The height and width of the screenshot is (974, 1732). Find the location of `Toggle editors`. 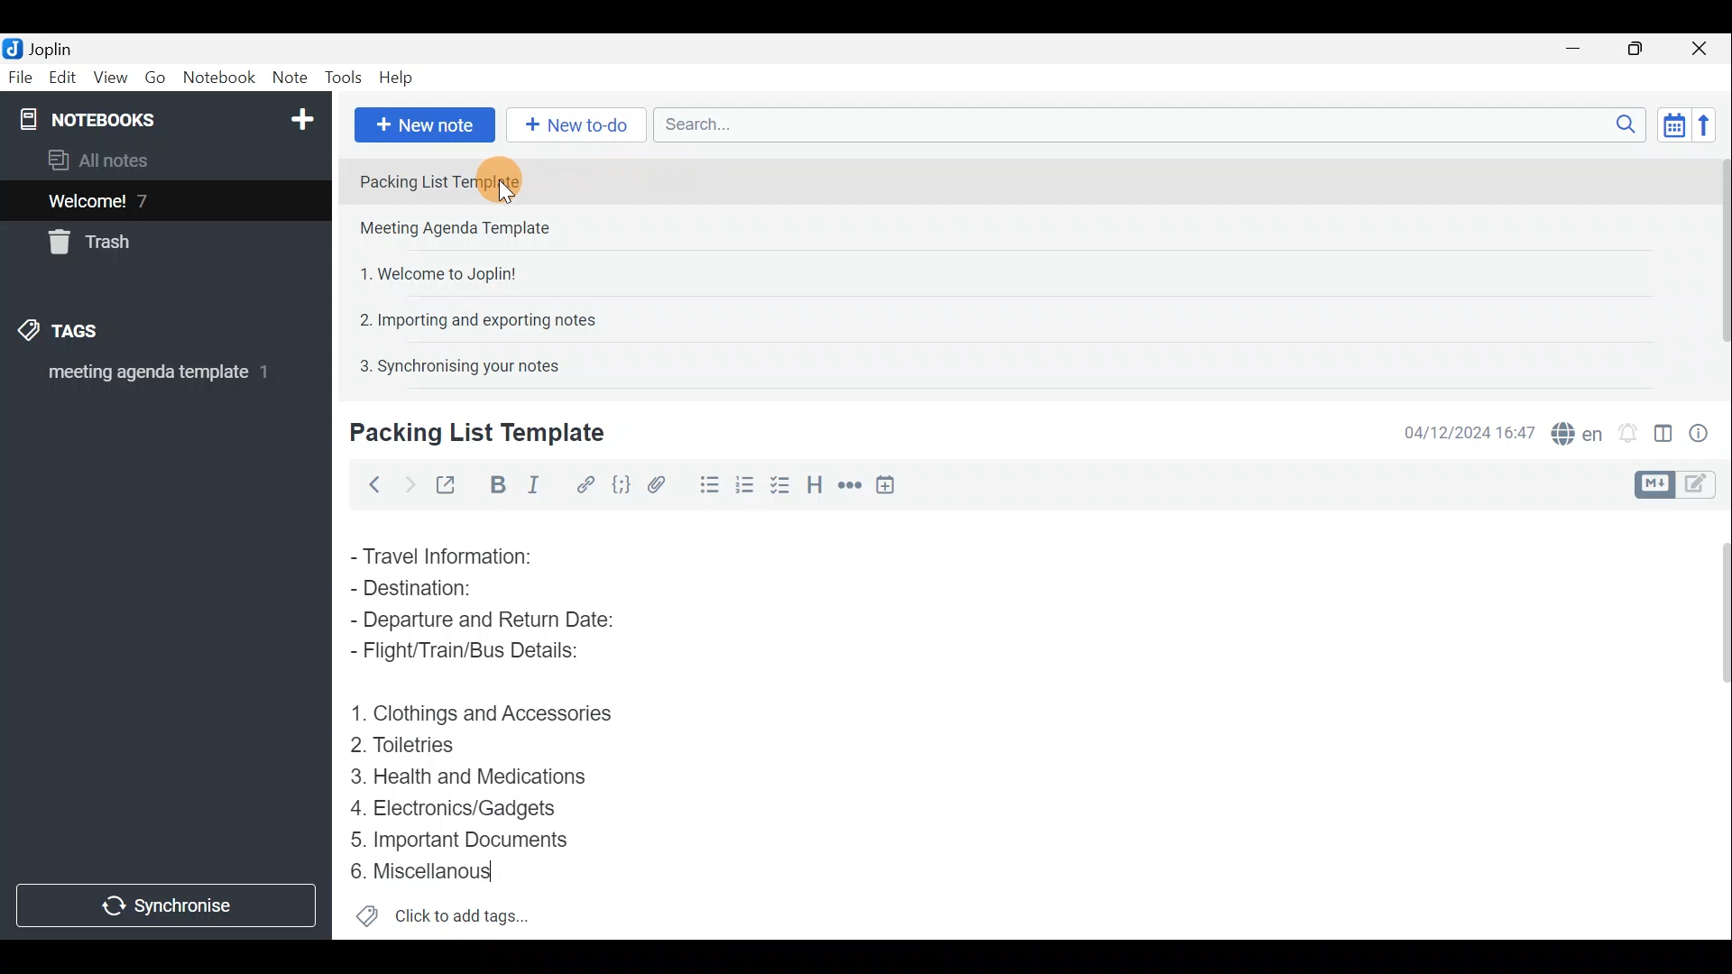

Toggle editors is located at coordinates (1657, 482).